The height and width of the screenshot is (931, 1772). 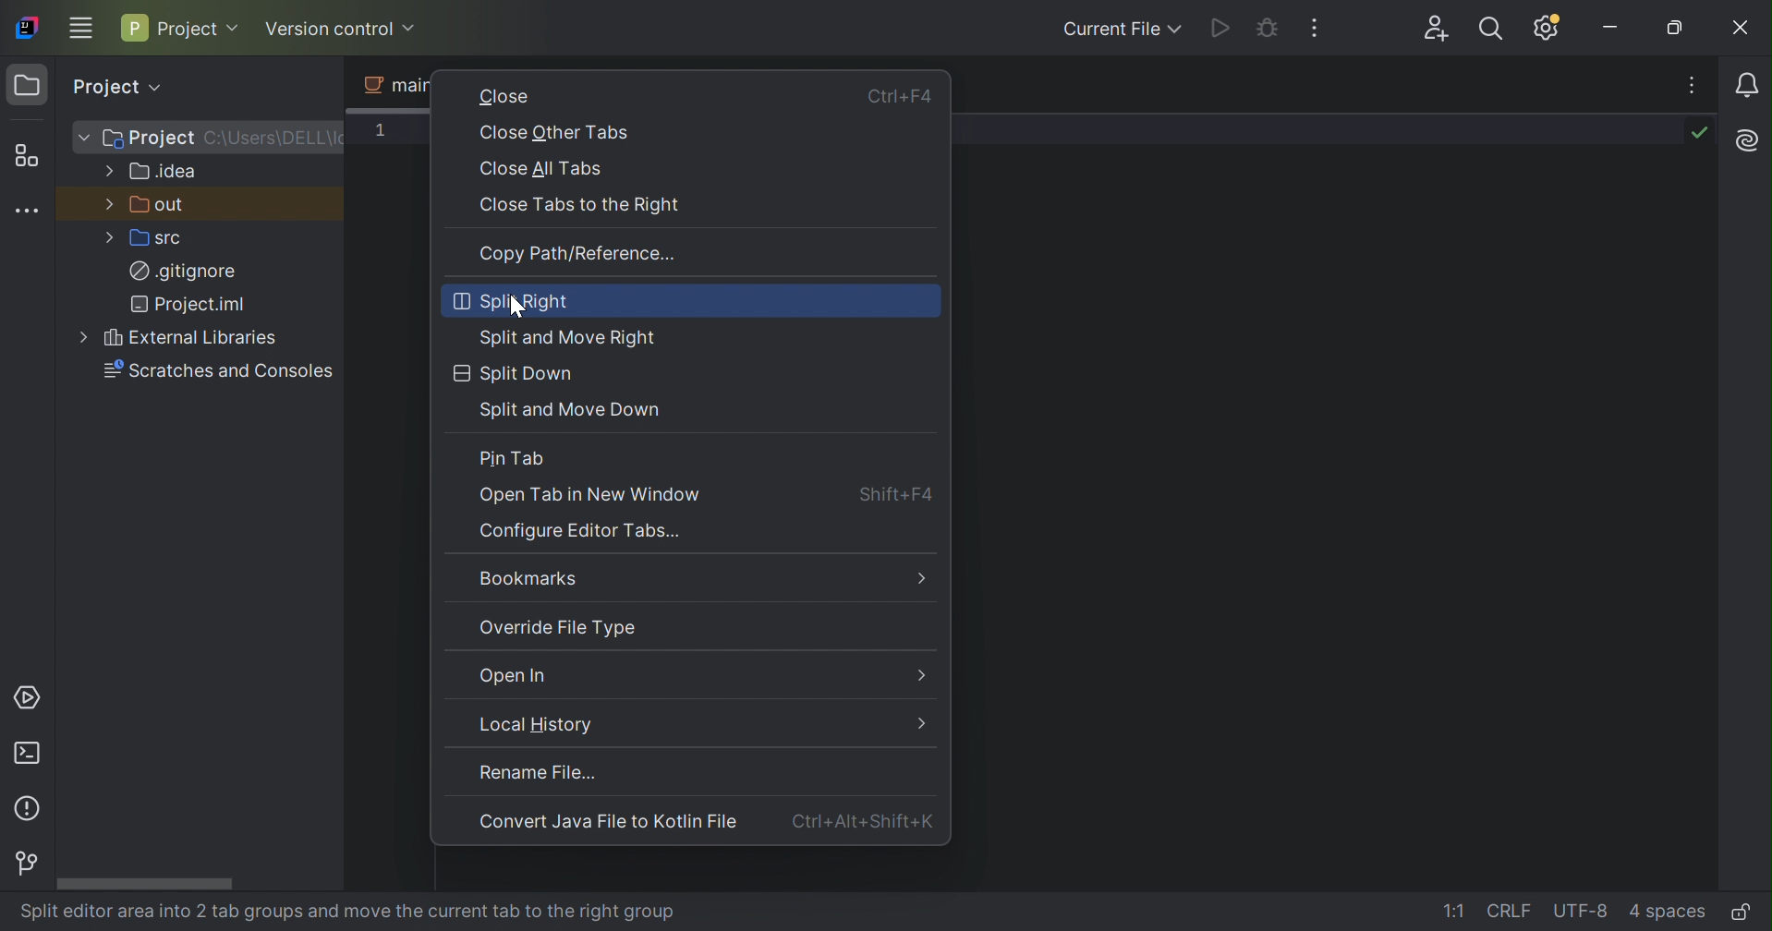 I want to click on Scroll bar, so click(x=143, y=882).